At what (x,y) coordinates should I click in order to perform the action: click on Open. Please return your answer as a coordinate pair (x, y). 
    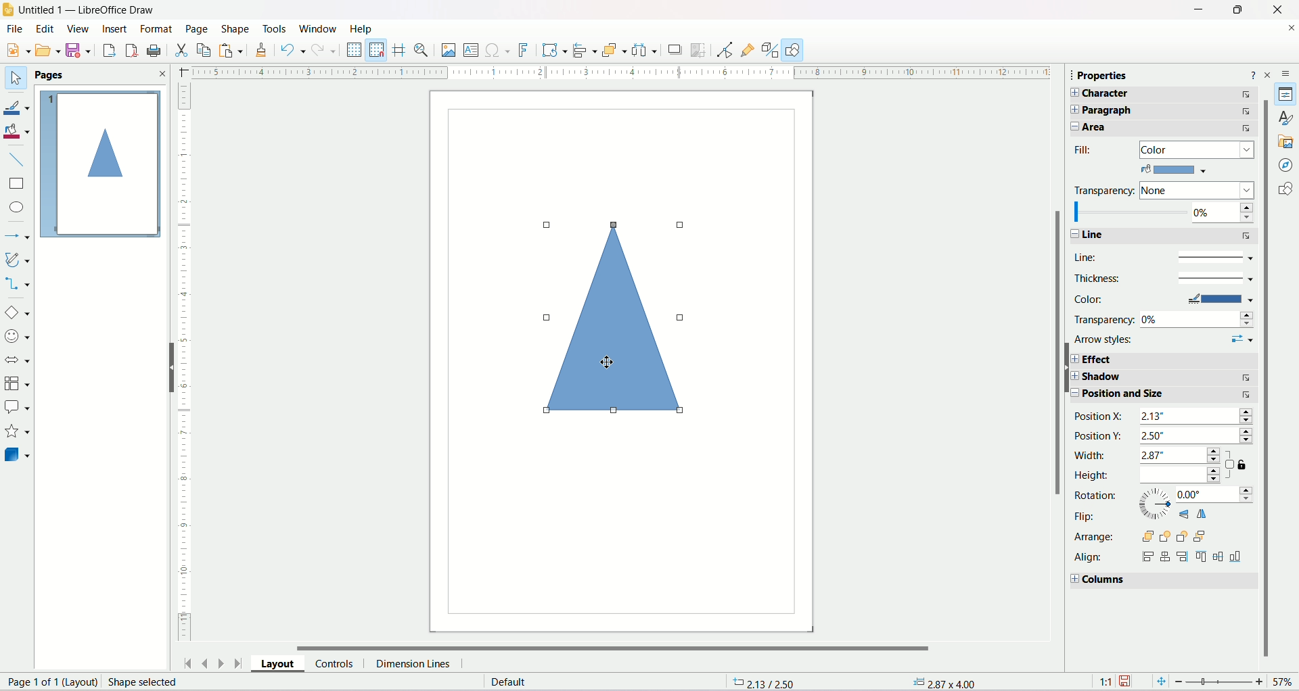
    Looking at the image, I should click on (46, 49).